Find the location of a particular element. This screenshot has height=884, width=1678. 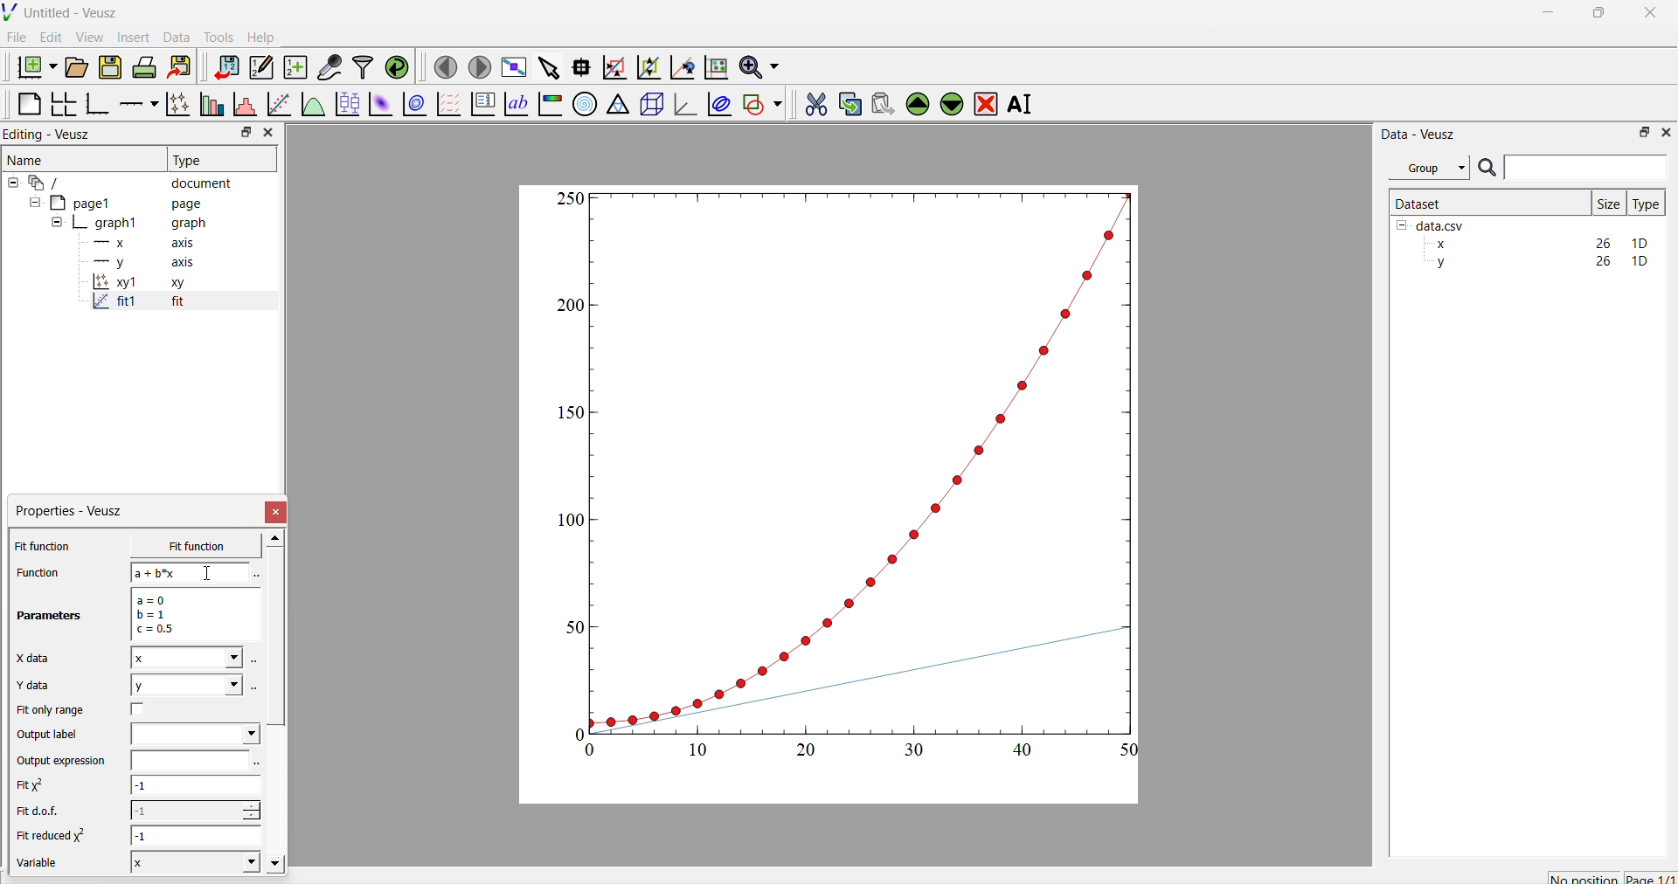

Paste is located at coordinates (880, 101).